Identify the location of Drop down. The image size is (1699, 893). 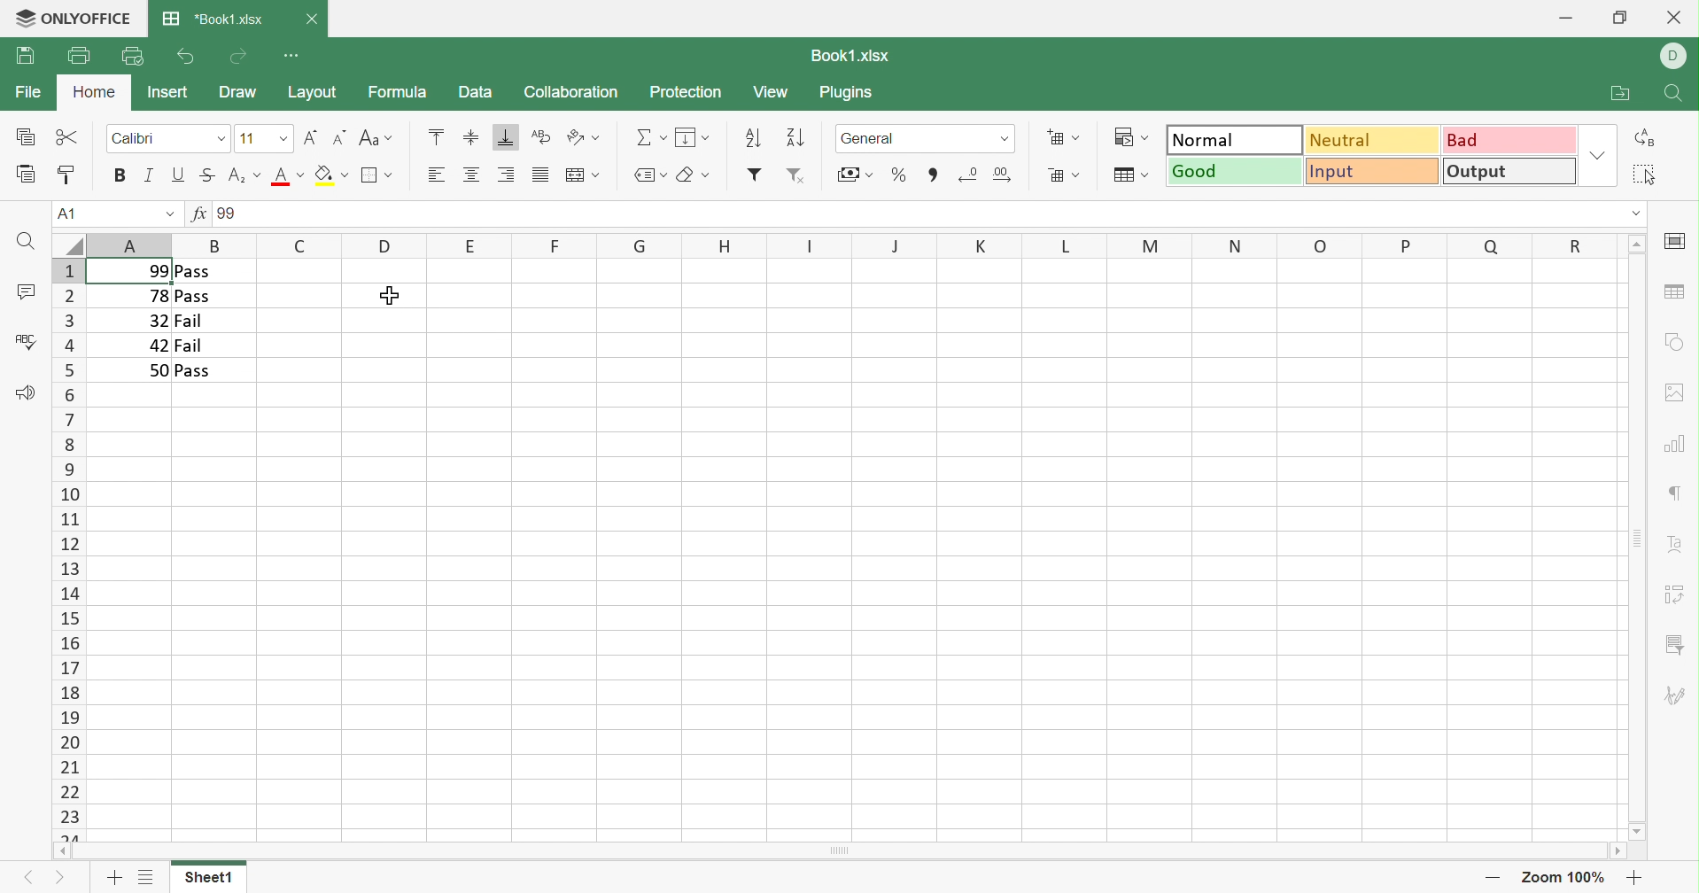
(169, 216).